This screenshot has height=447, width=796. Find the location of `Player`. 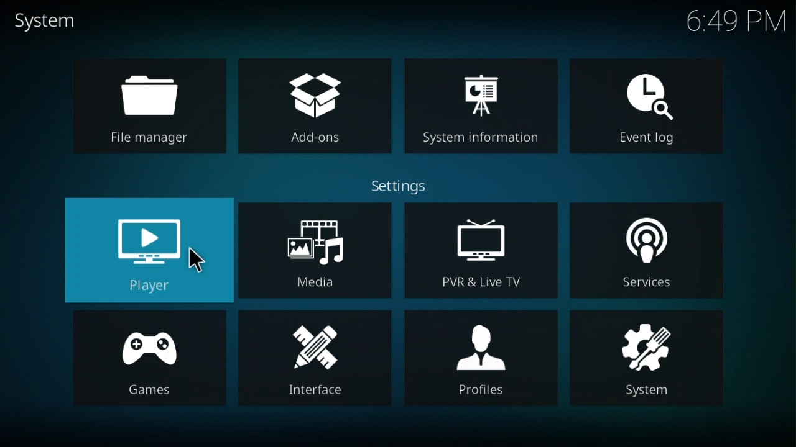

Player is located at coordinates (144, 250).